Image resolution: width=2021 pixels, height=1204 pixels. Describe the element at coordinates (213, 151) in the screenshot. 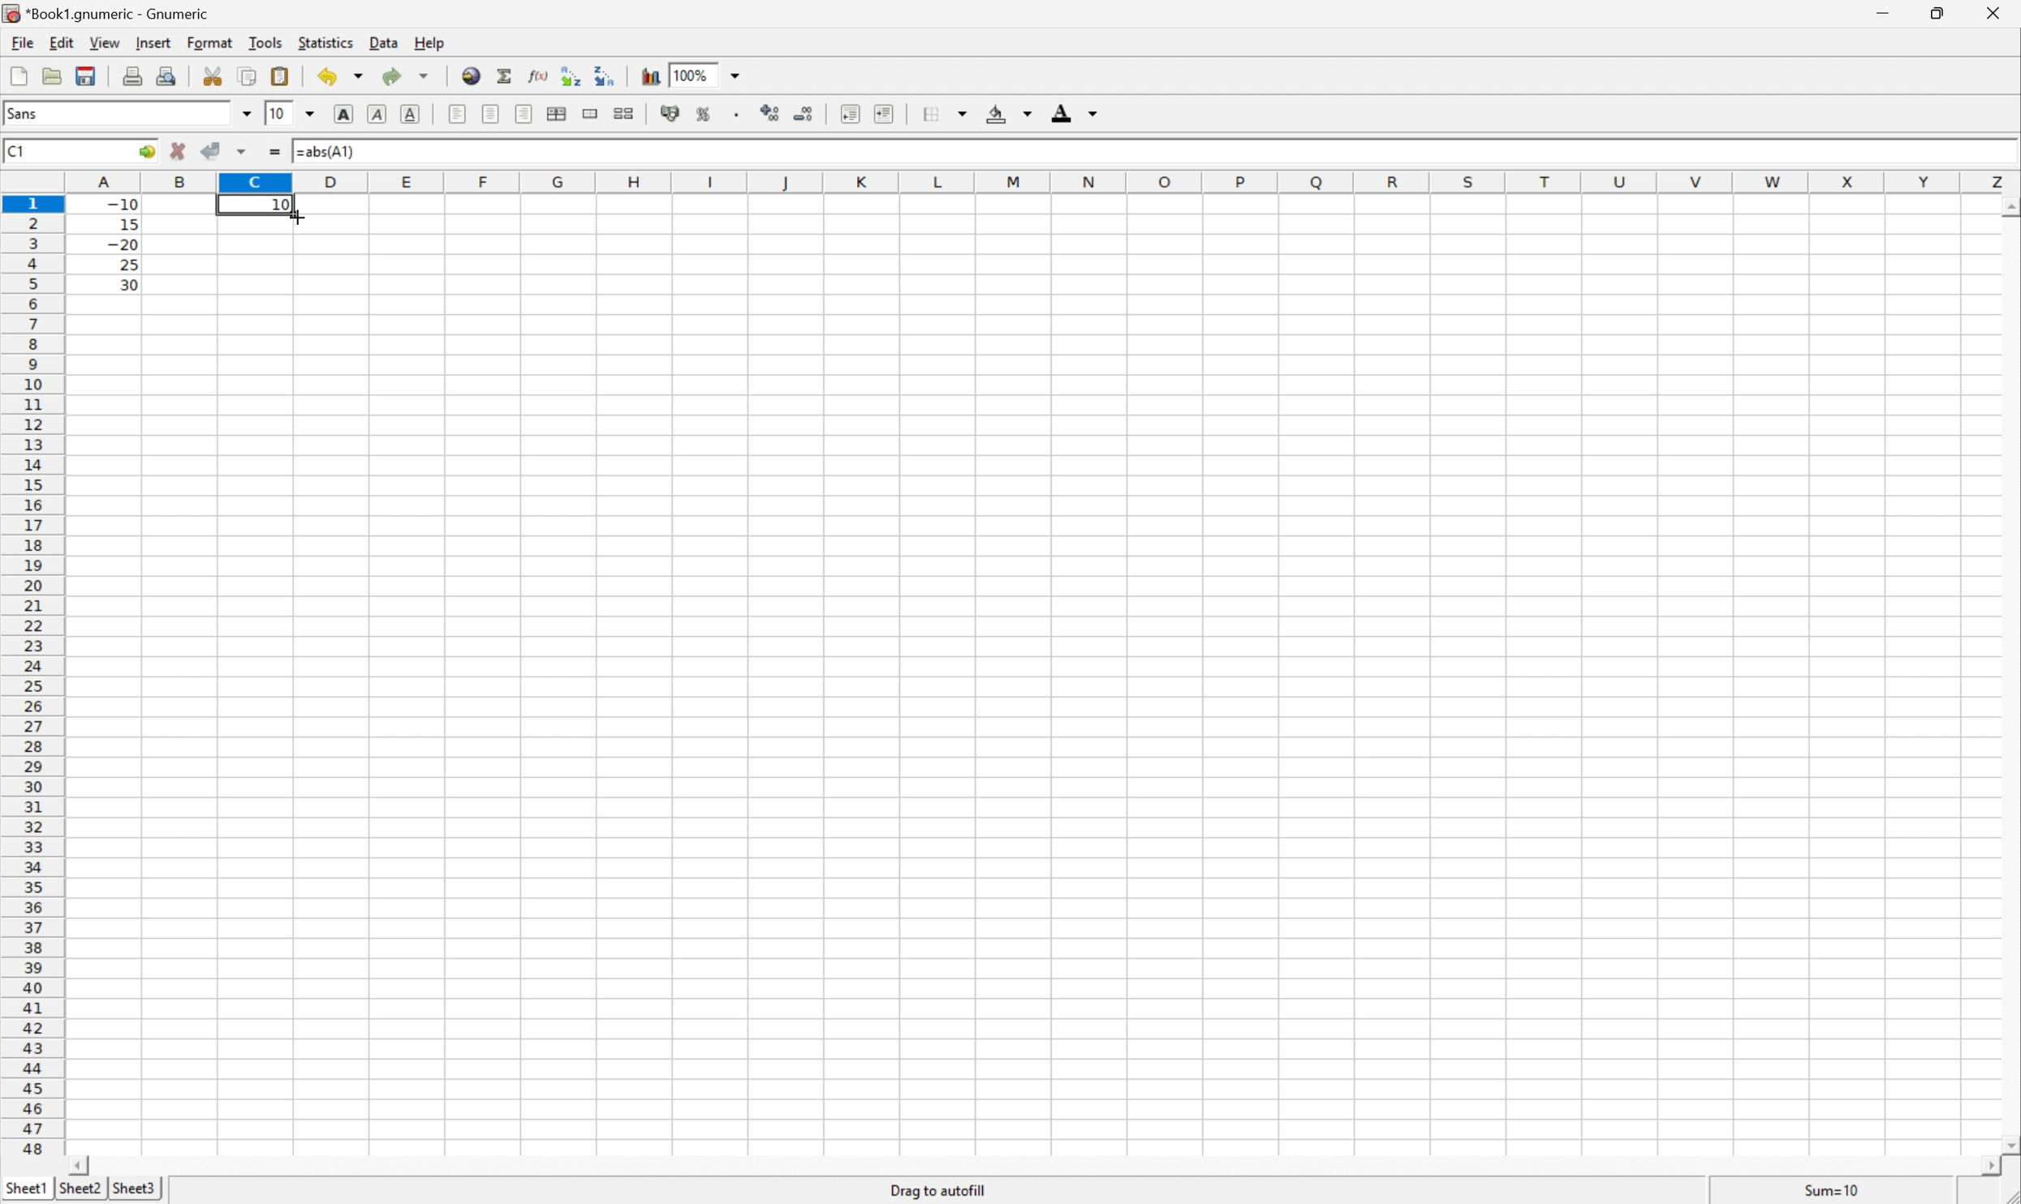

I see `Accept change` at that location.